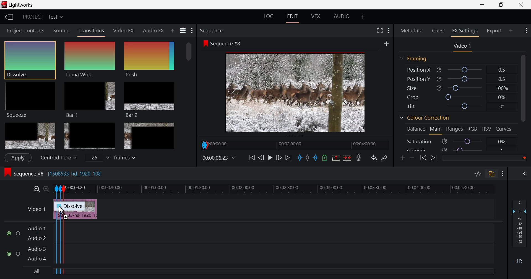  What do you see at coordinates (66, 249) in the screenshot?
I see `Segment Out Mark` at bounding box center [66, 249].